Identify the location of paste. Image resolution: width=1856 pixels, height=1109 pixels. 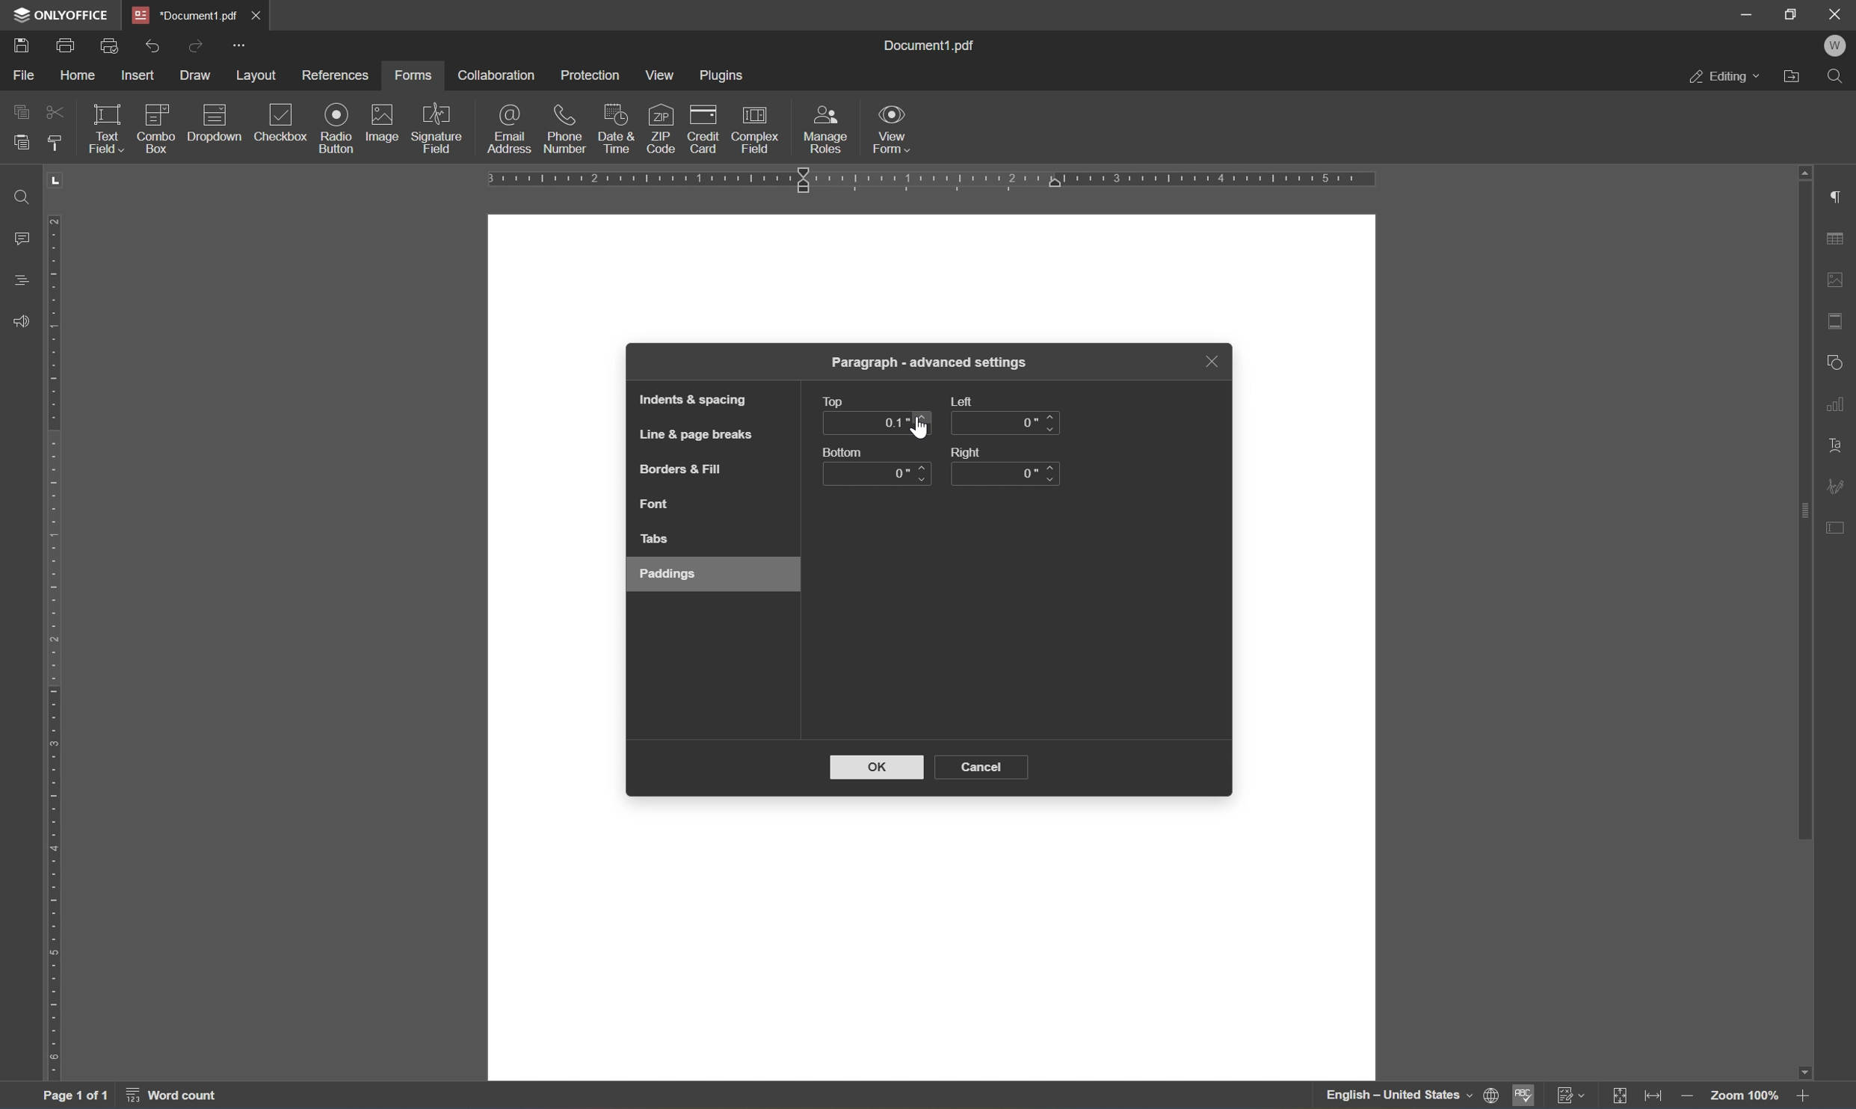
(21, 142).